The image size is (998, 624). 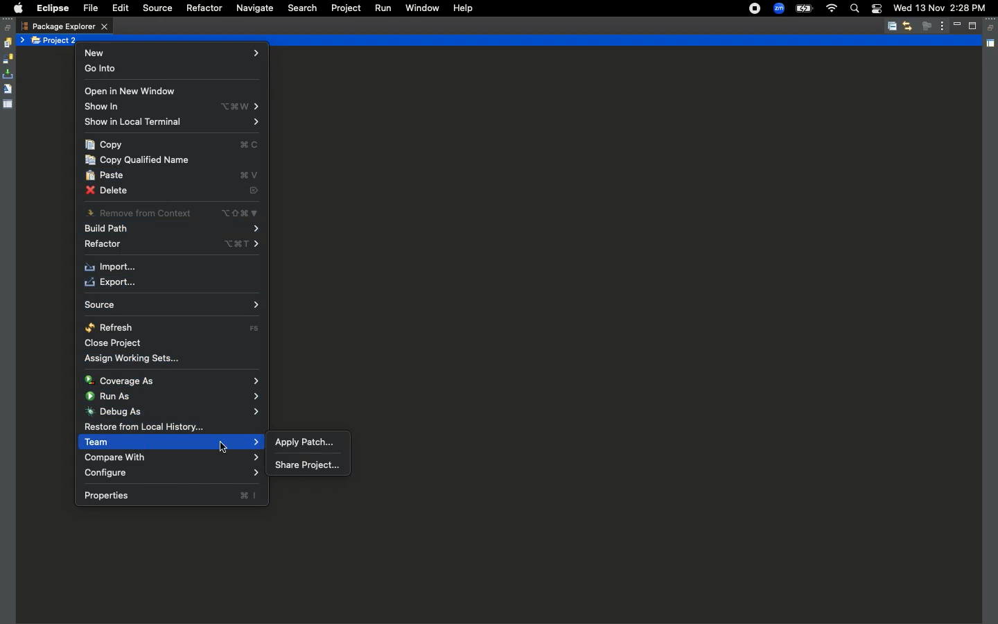 I want to click on Copy, so click(x=173, y=146).